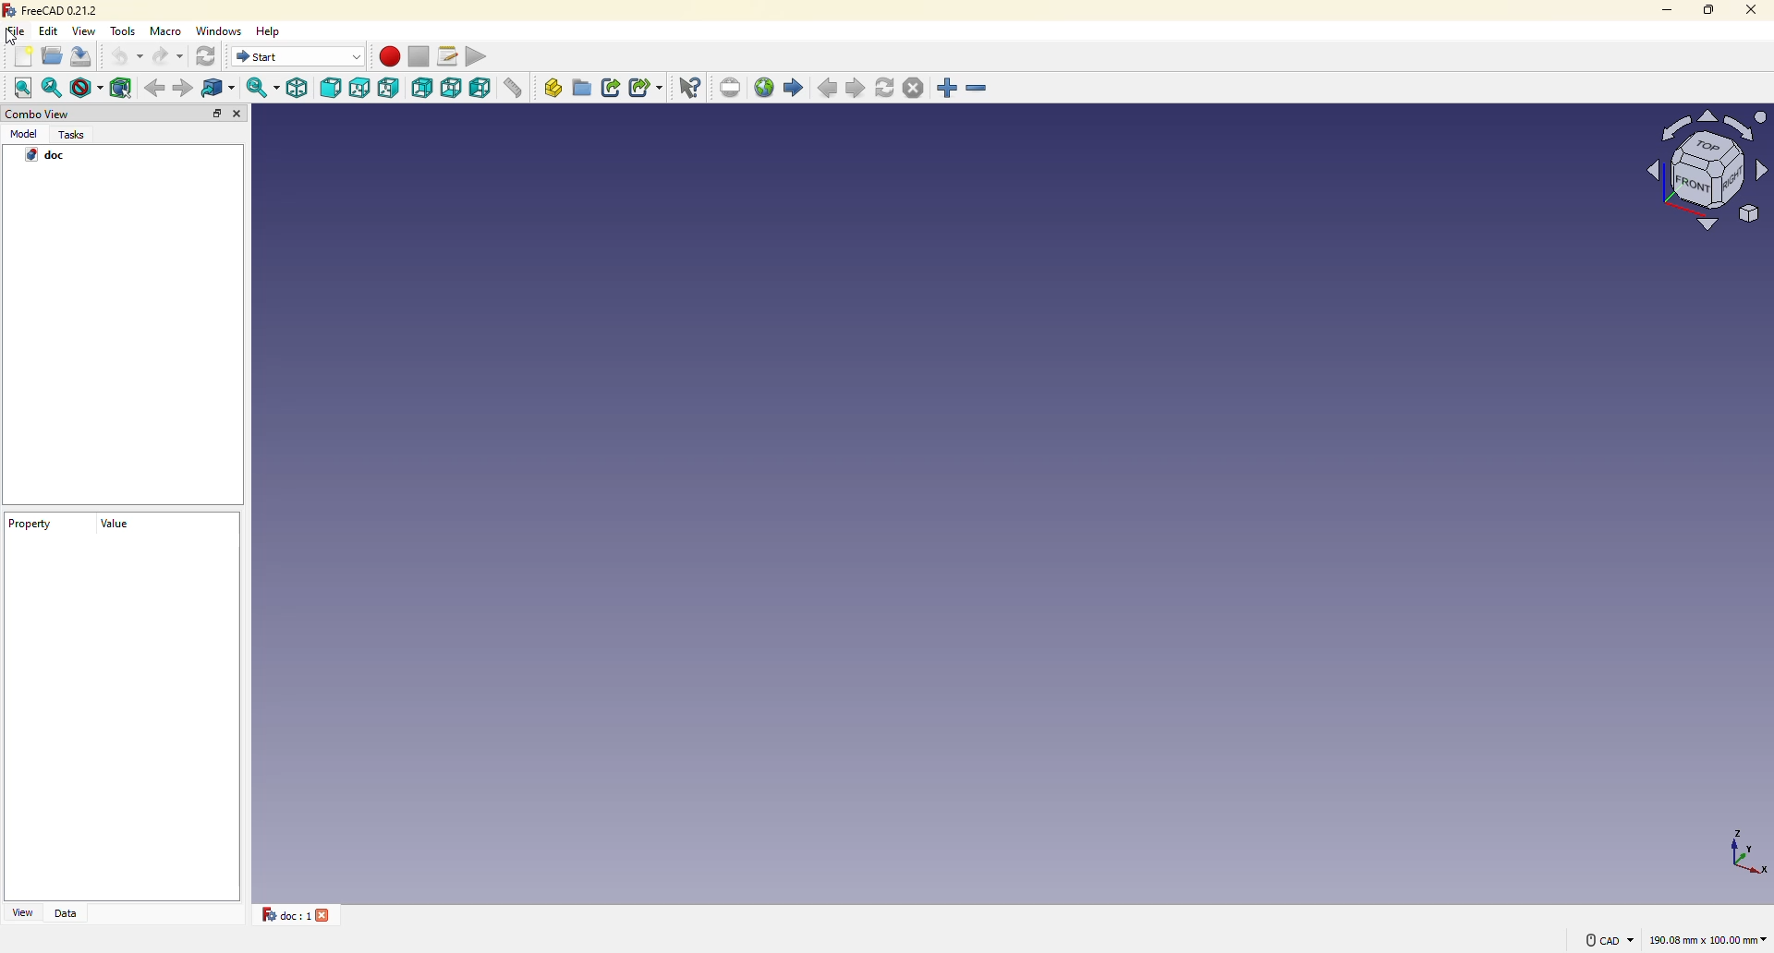 The width and height of the screenshot is (1774, 953). I want to click on forward, so click(183, 89).